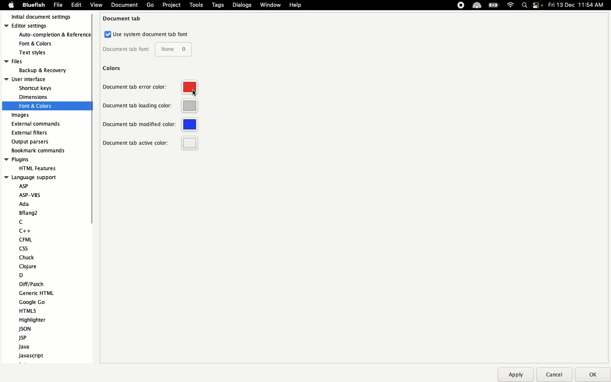 The width and height of the screenshot is (611, 382). What do you see at coordinates (123, 6) in the screenshot?
I see `document` at bounding box center [123, 6].